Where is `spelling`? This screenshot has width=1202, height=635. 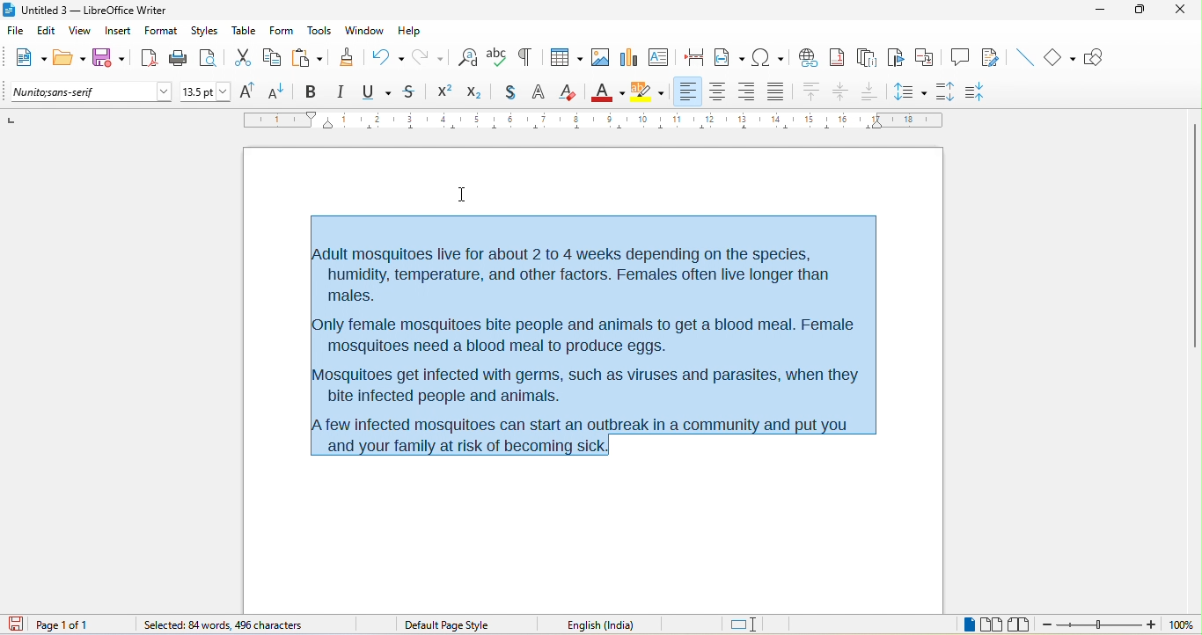
spelling is located at coordinates (497, 55).